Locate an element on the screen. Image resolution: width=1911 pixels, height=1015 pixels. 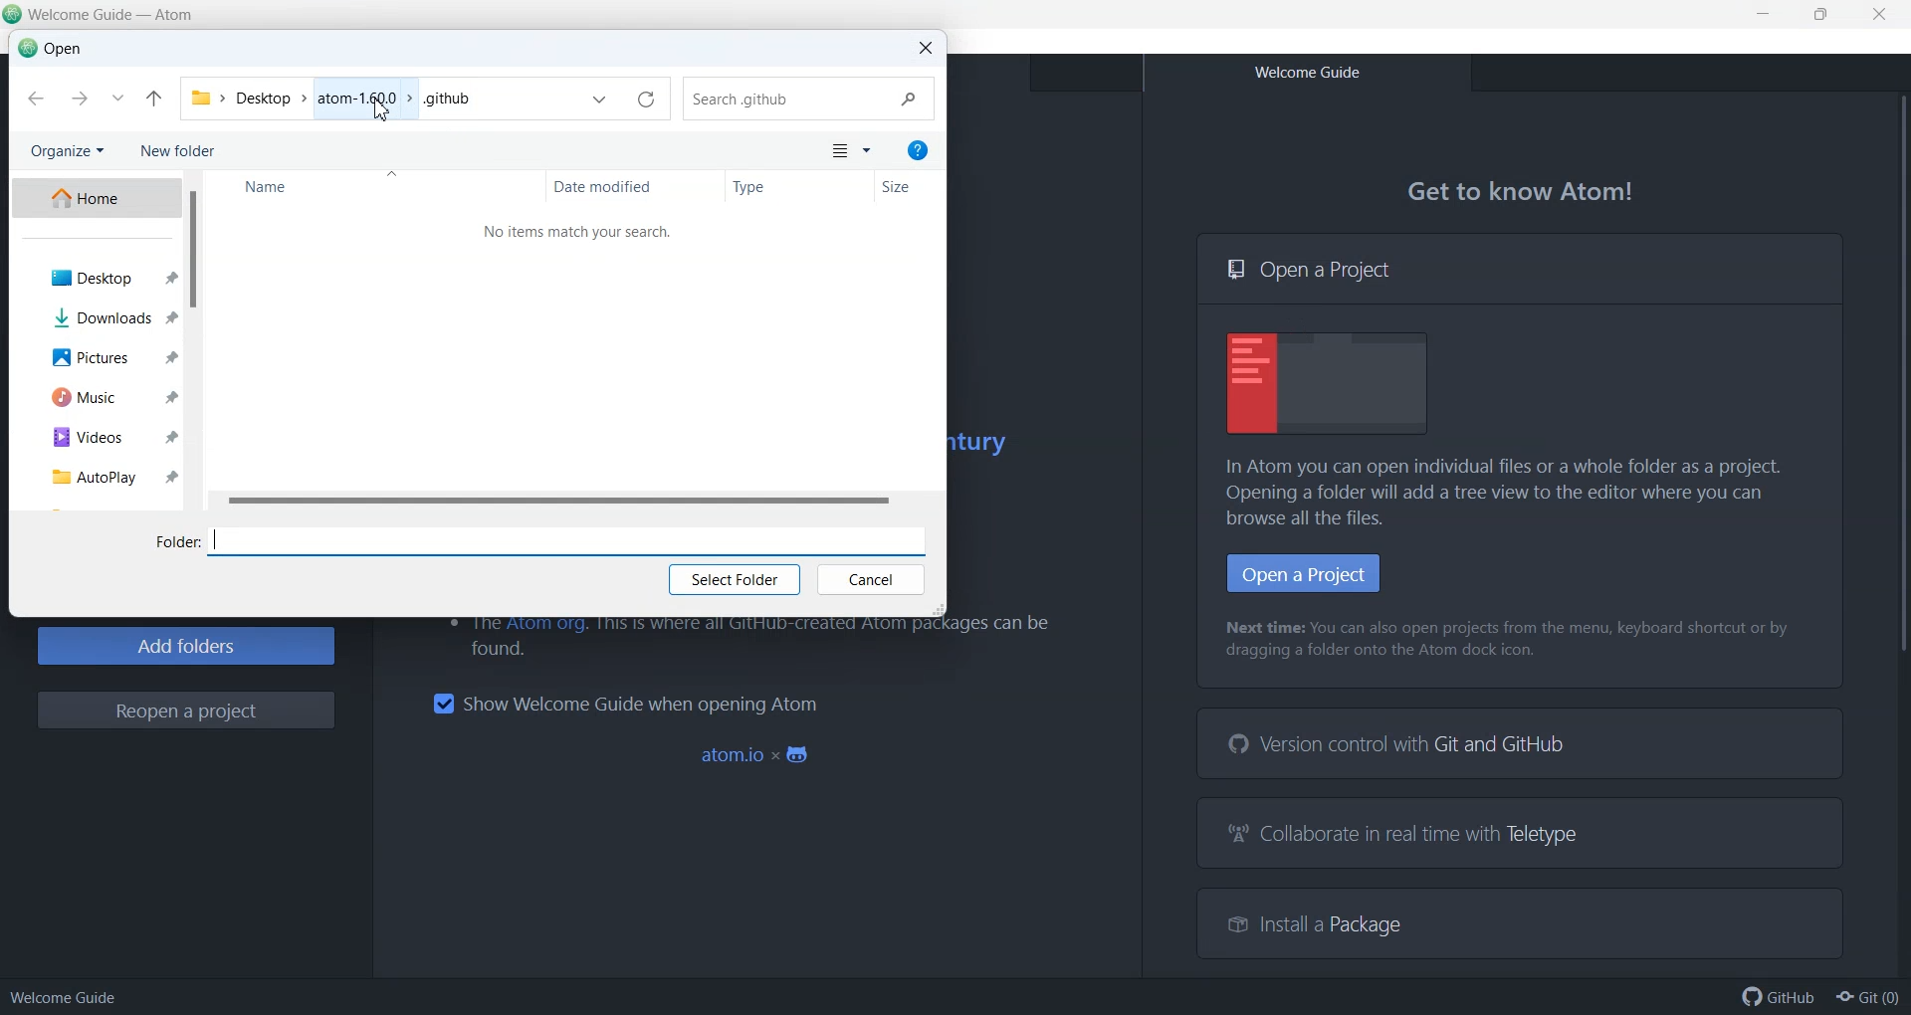
Cancel is located at coordinates (870, 581).